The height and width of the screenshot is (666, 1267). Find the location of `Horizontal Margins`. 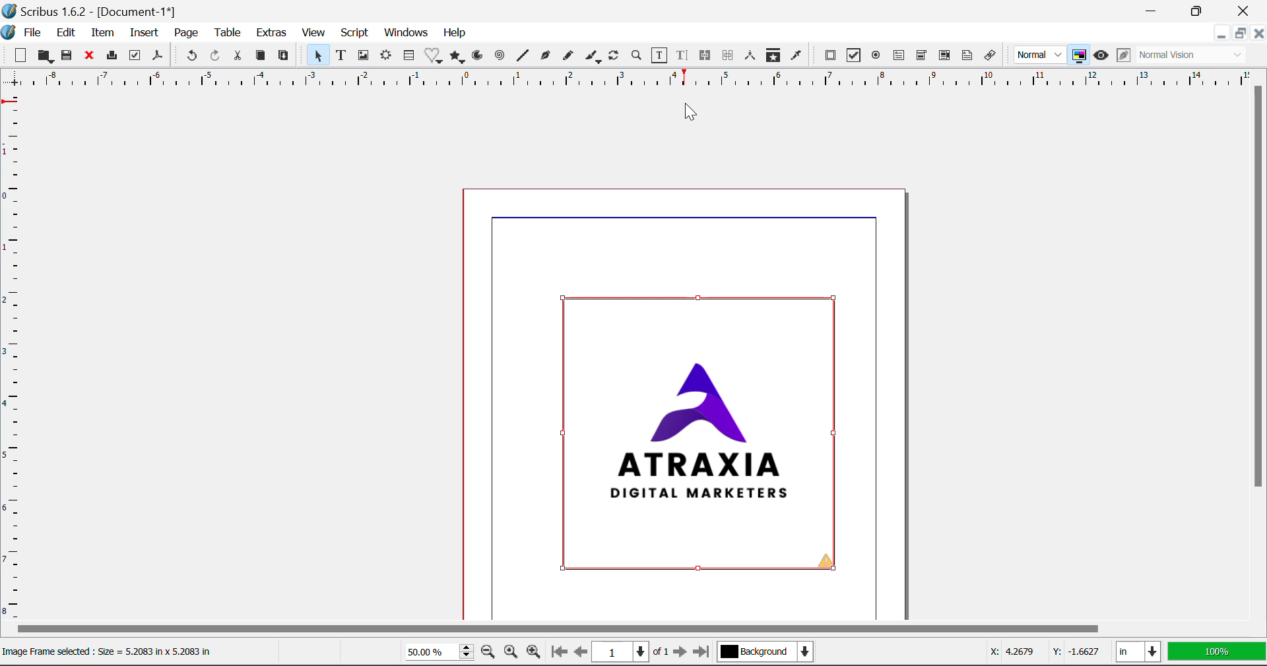

Horizontal Margins is located at coordinates (12, 357).